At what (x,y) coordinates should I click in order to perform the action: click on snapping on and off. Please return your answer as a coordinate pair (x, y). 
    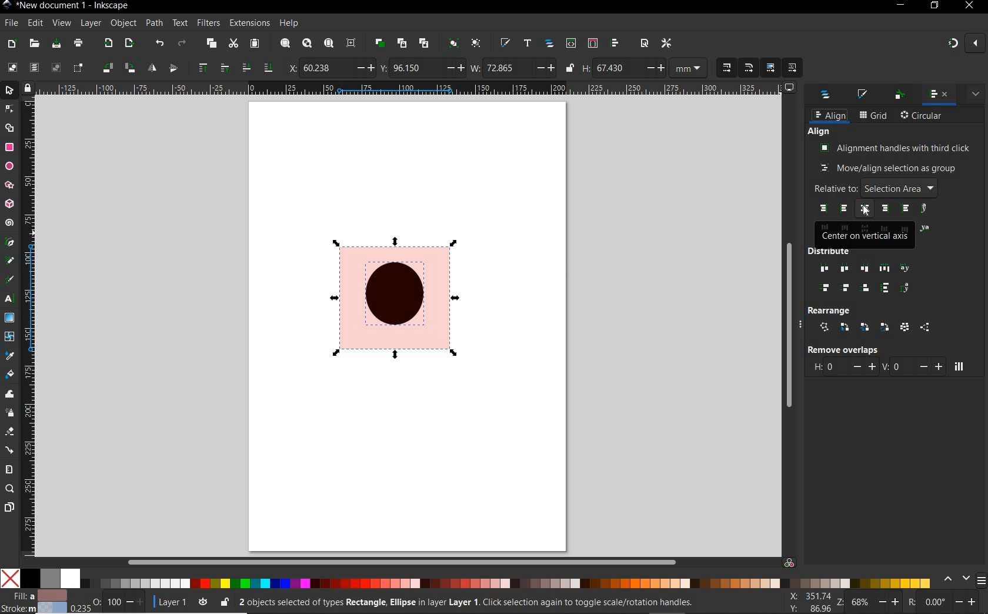
    Looking at the image, I should click on (966, 42).